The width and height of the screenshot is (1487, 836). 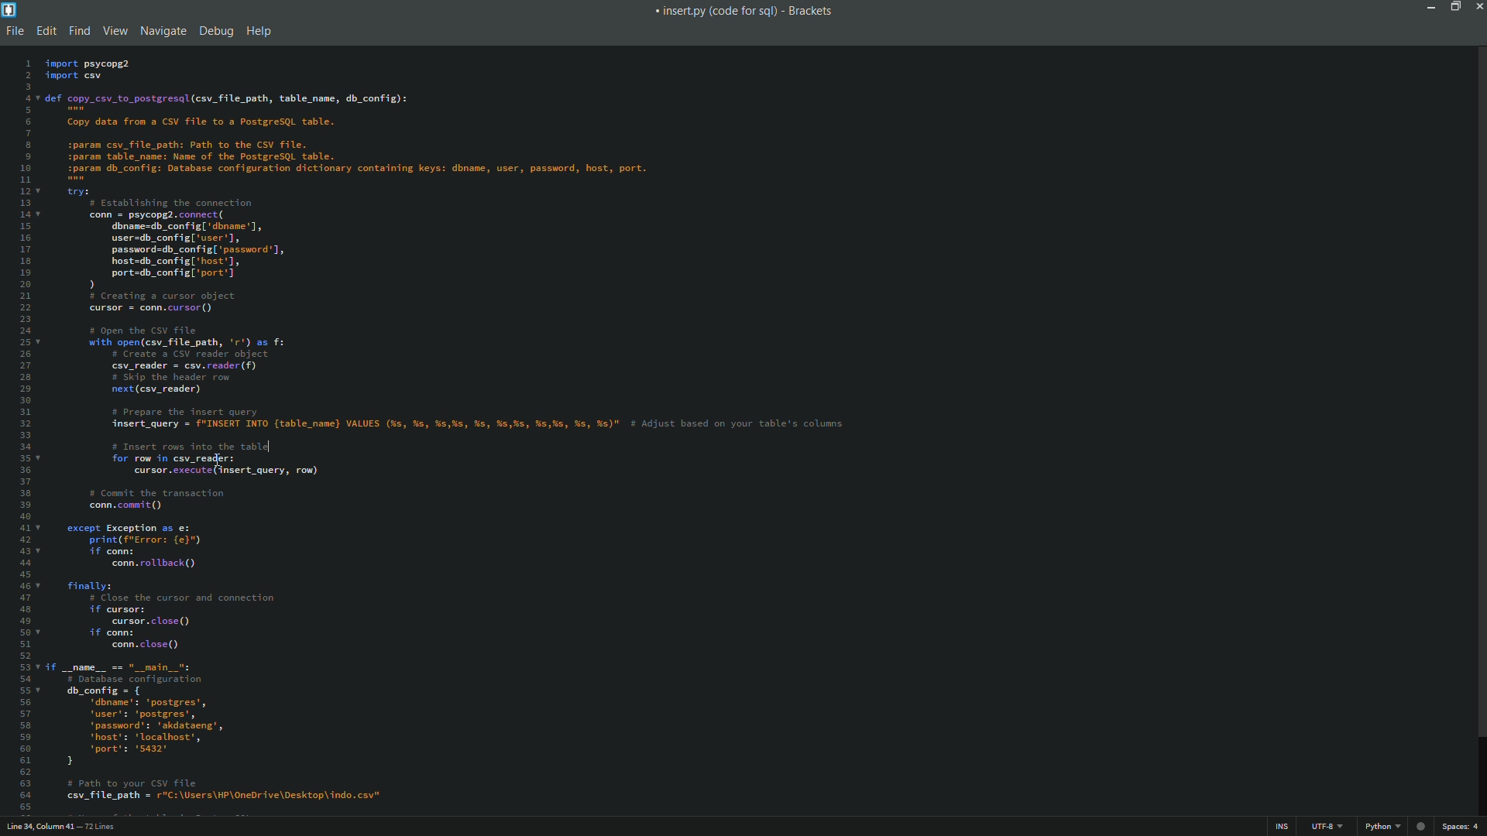 What do you see at coordinates (100, 828) in the screenshot?
I see `number of lines` at bounding box center [100, 828].